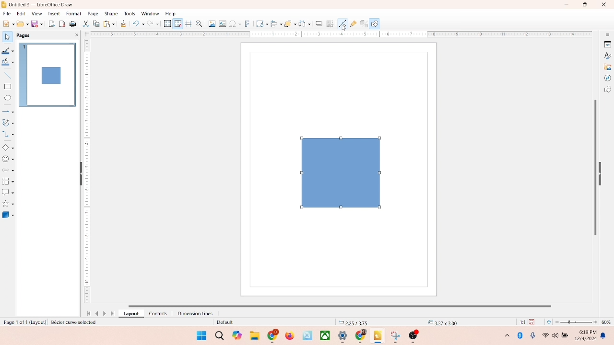  I want to click on layout, so click(130, 314).